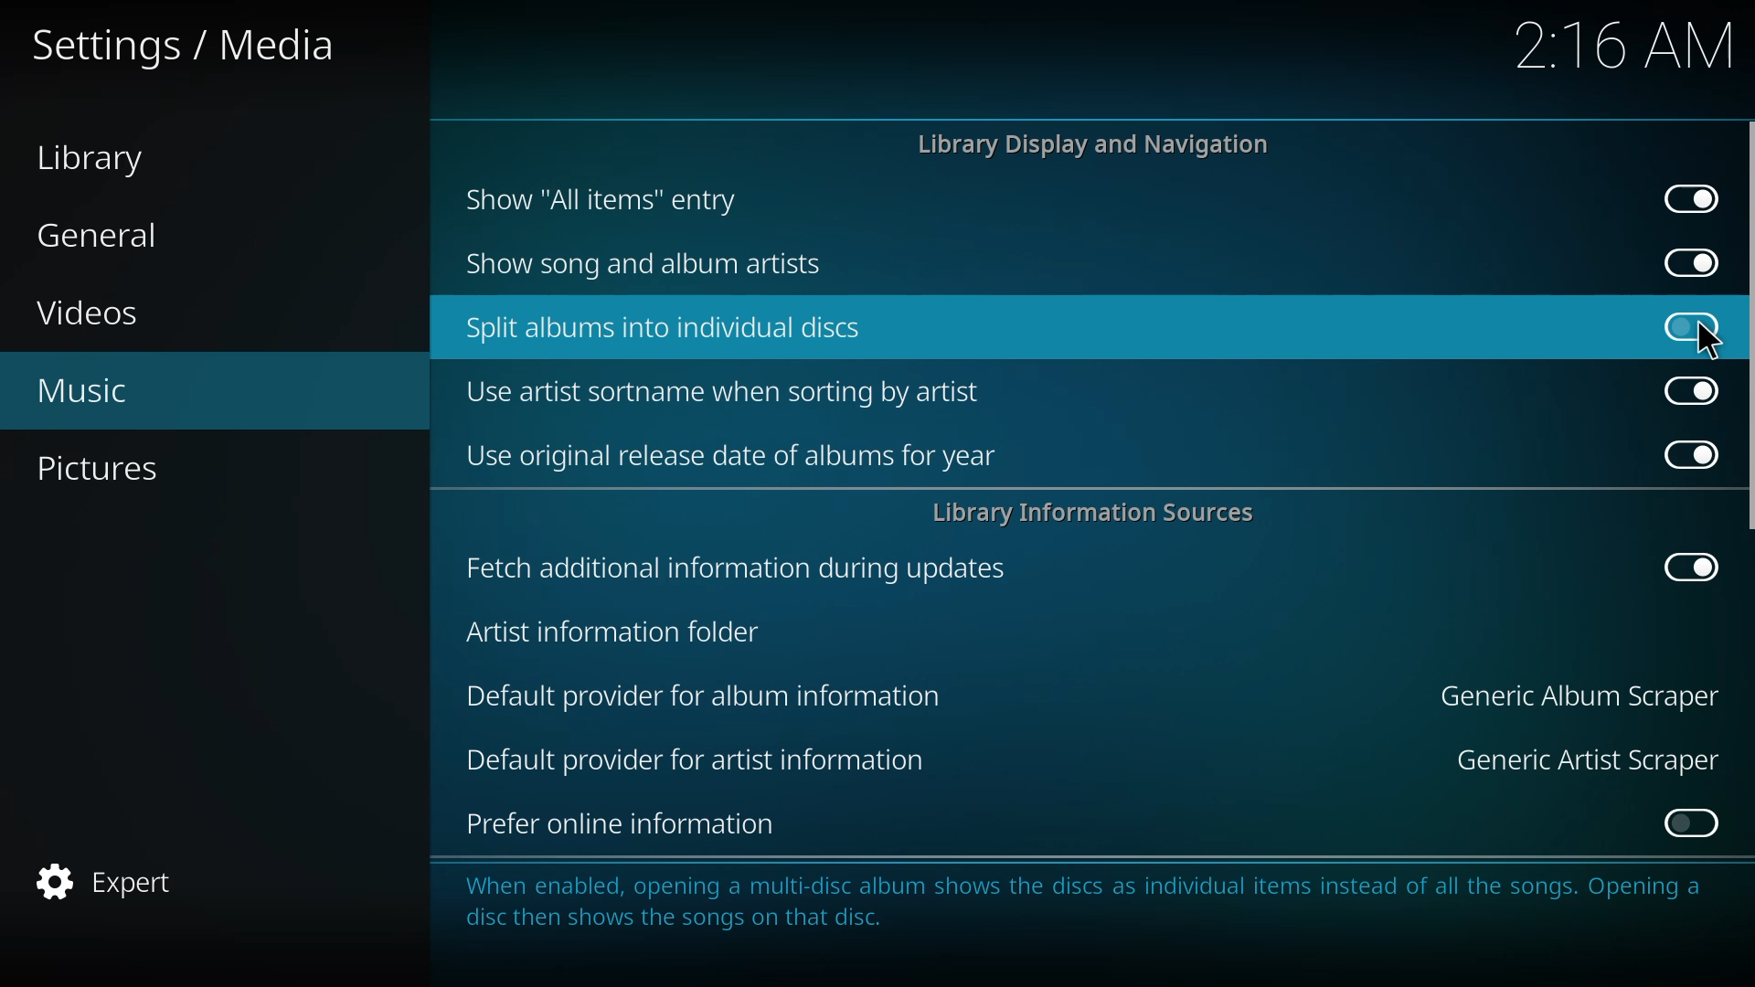  What do you see at coordinates (1680, 452) in the screenshot?
I see `enabled` at bounding box center [1680, 452].